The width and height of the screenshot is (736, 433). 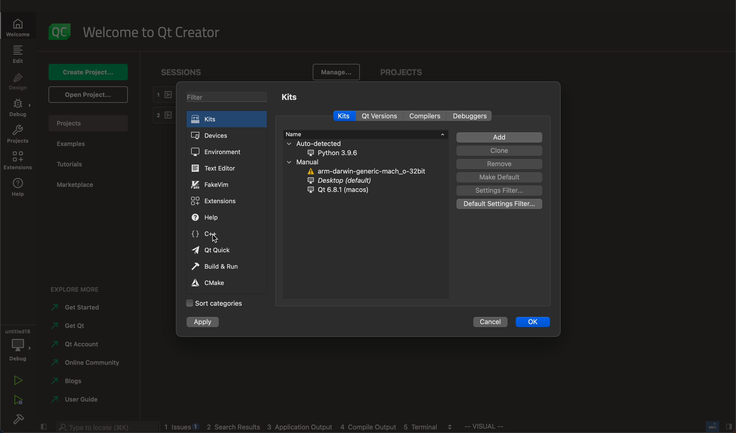 What do you see at coordinates (317, 162) in the screenshot?
I see `manual` at bounding box center [317, 162].